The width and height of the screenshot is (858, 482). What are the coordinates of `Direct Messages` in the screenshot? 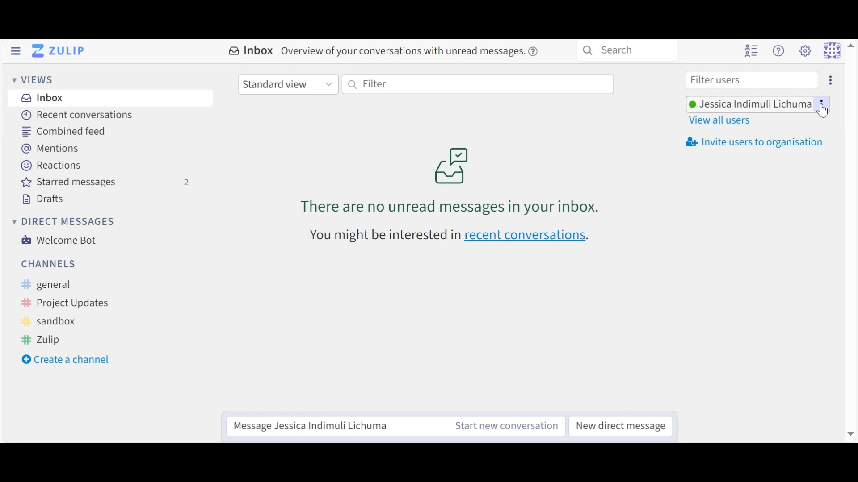 It's located at (62, 222).